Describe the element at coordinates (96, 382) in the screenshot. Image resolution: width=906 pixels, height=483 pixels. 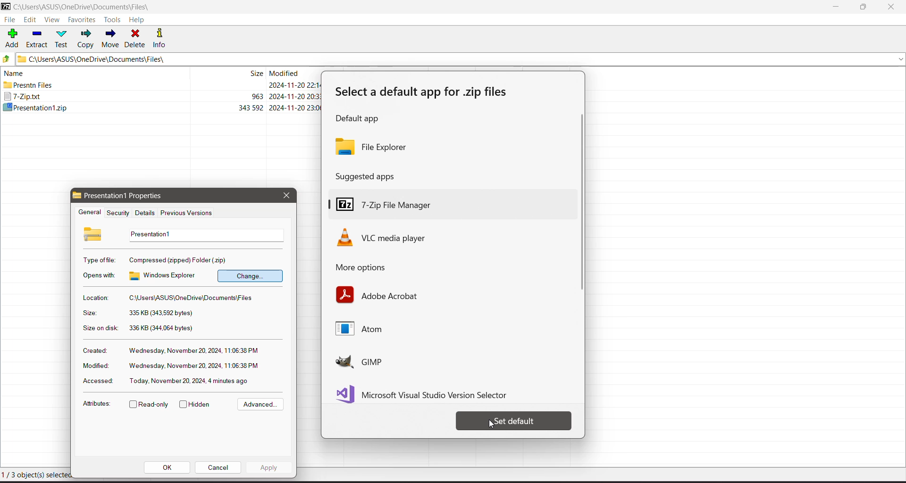
I see `Accessed` at that location.